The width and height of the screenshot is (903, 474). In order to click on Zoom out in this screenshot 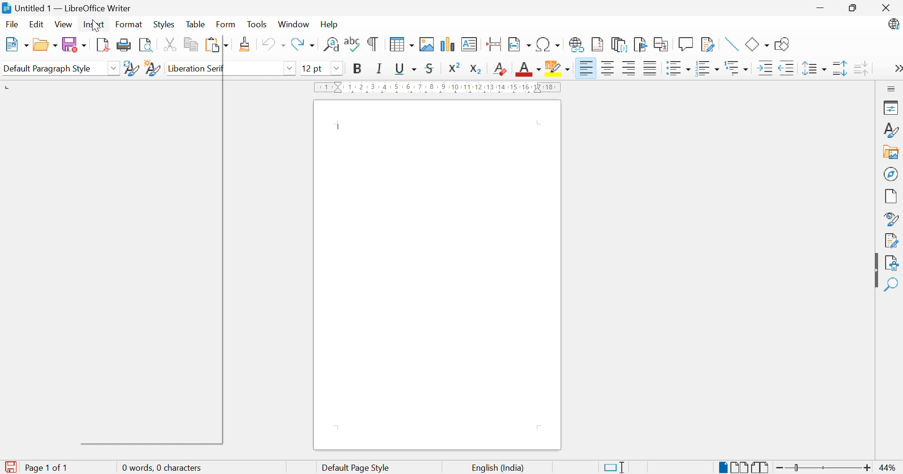, I will do `click(781, 468)`.